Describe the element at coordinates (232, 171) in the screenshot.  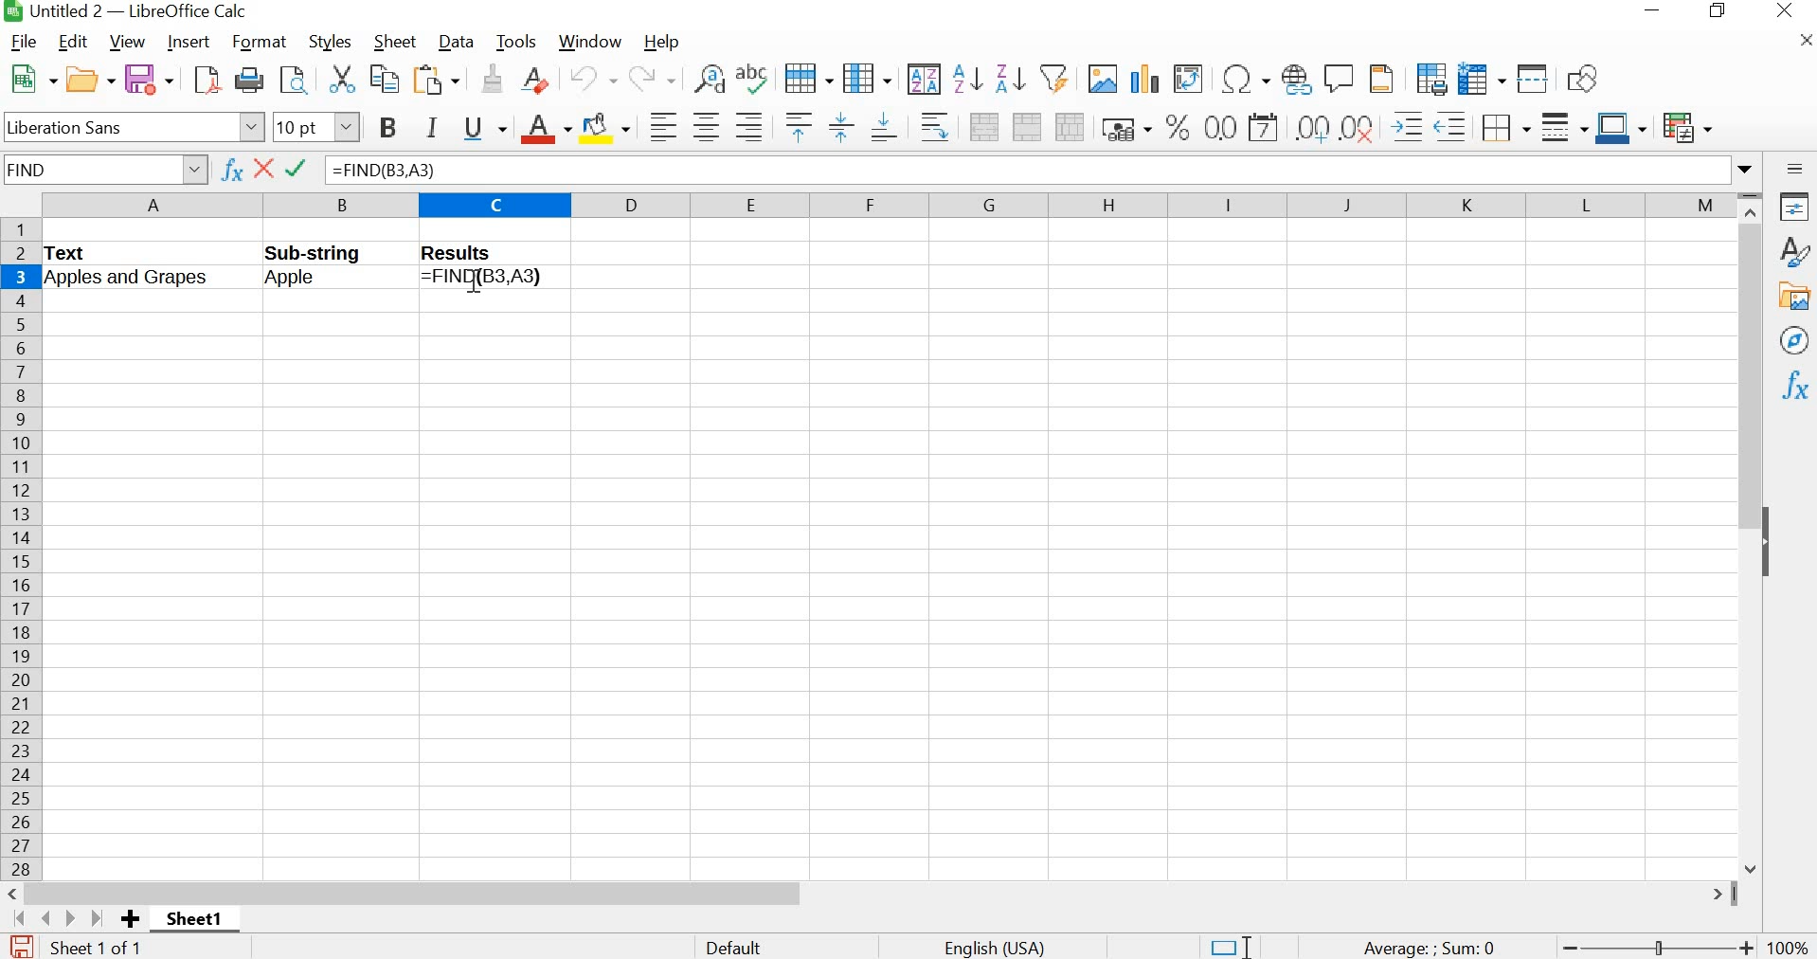
I see `function wizard` at that location.